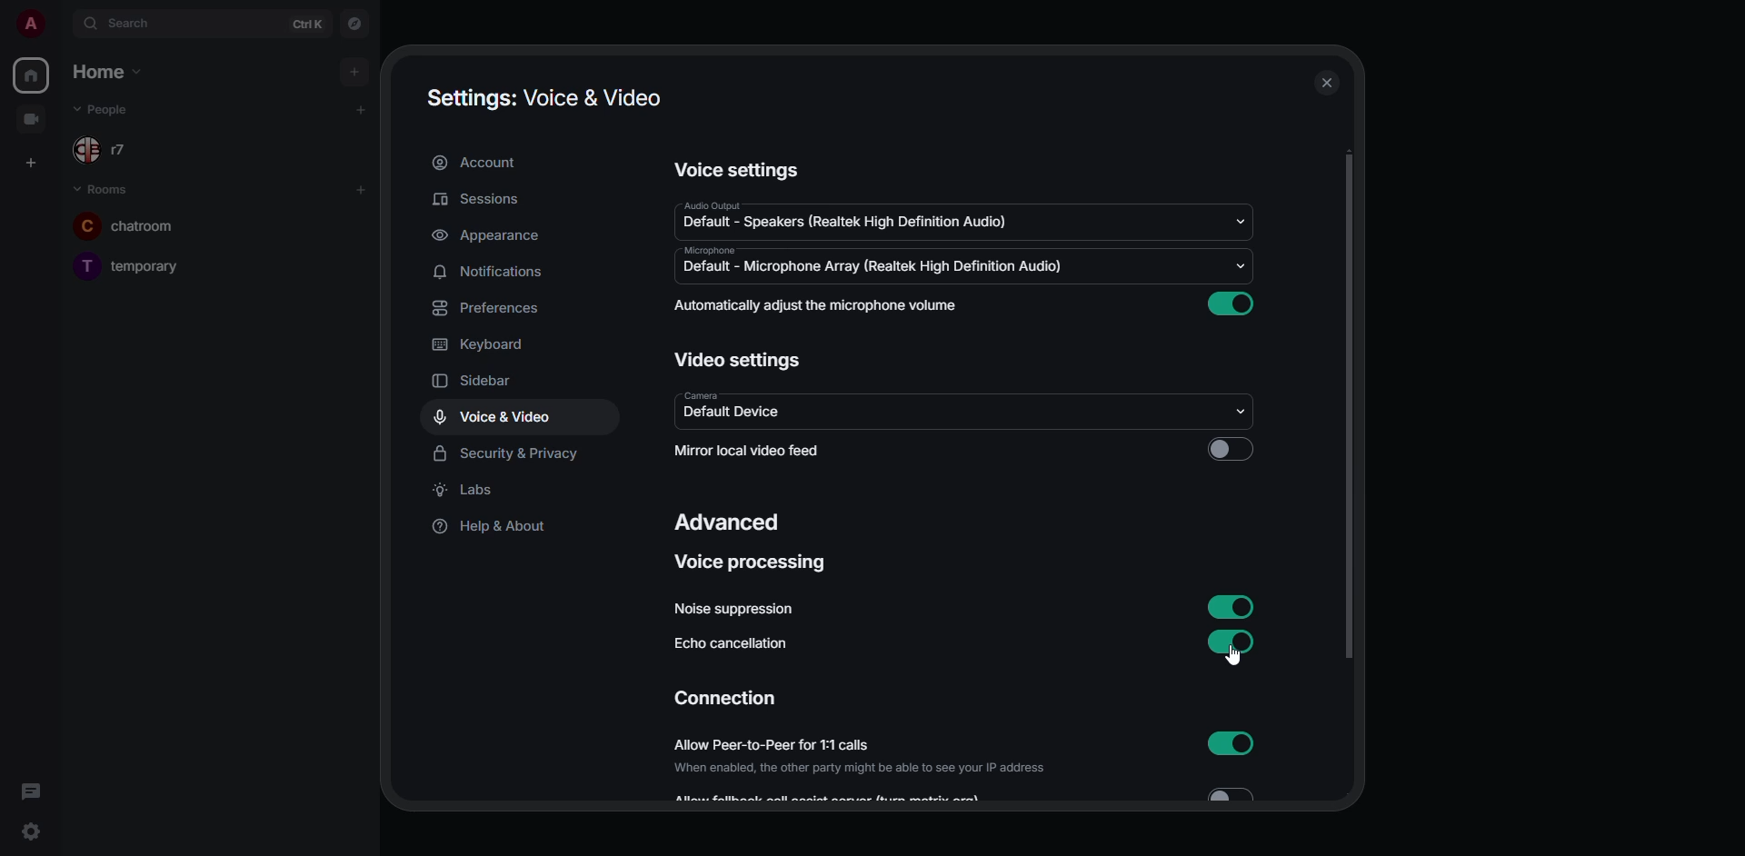  I want to click on ctrl K, so click(307, 25).